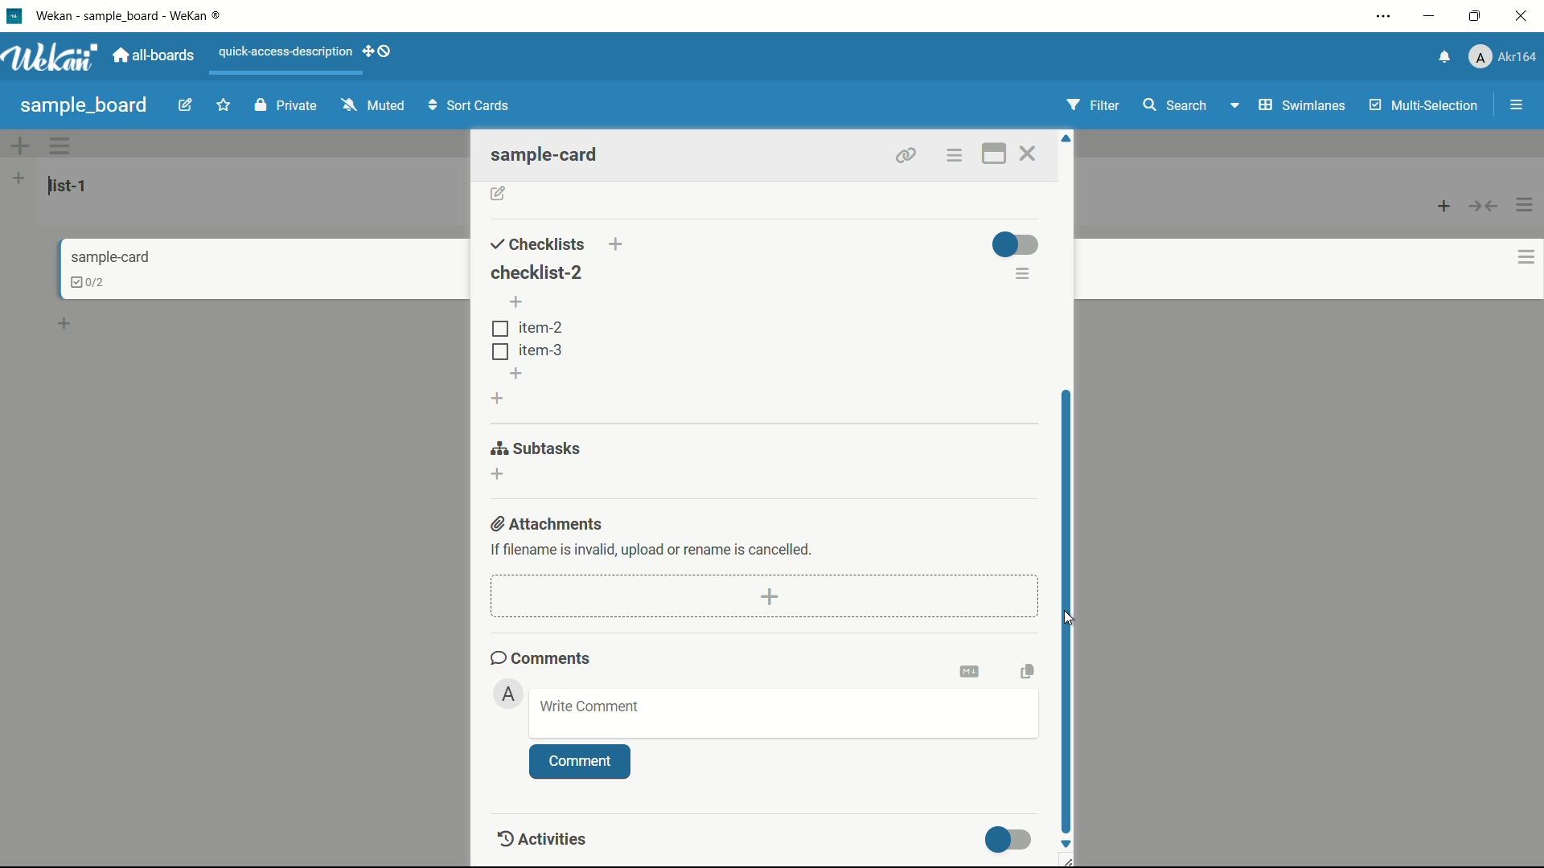 The height and width of the screenshot is (868, 1544). Describe the element at coordinates (71, 186) in the screenshot. I see `list name` at that location.